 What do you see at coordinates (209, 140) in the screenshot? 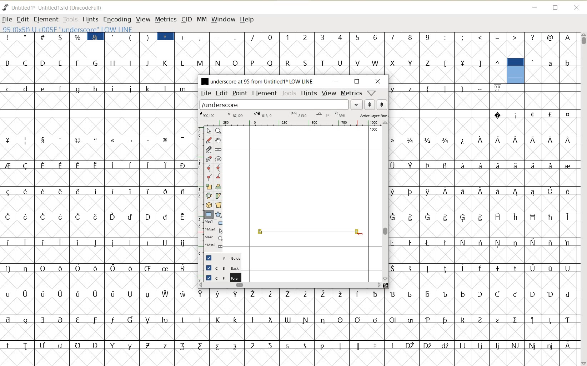
I see `draw a freehand curve` at bounding box center [209, 140].